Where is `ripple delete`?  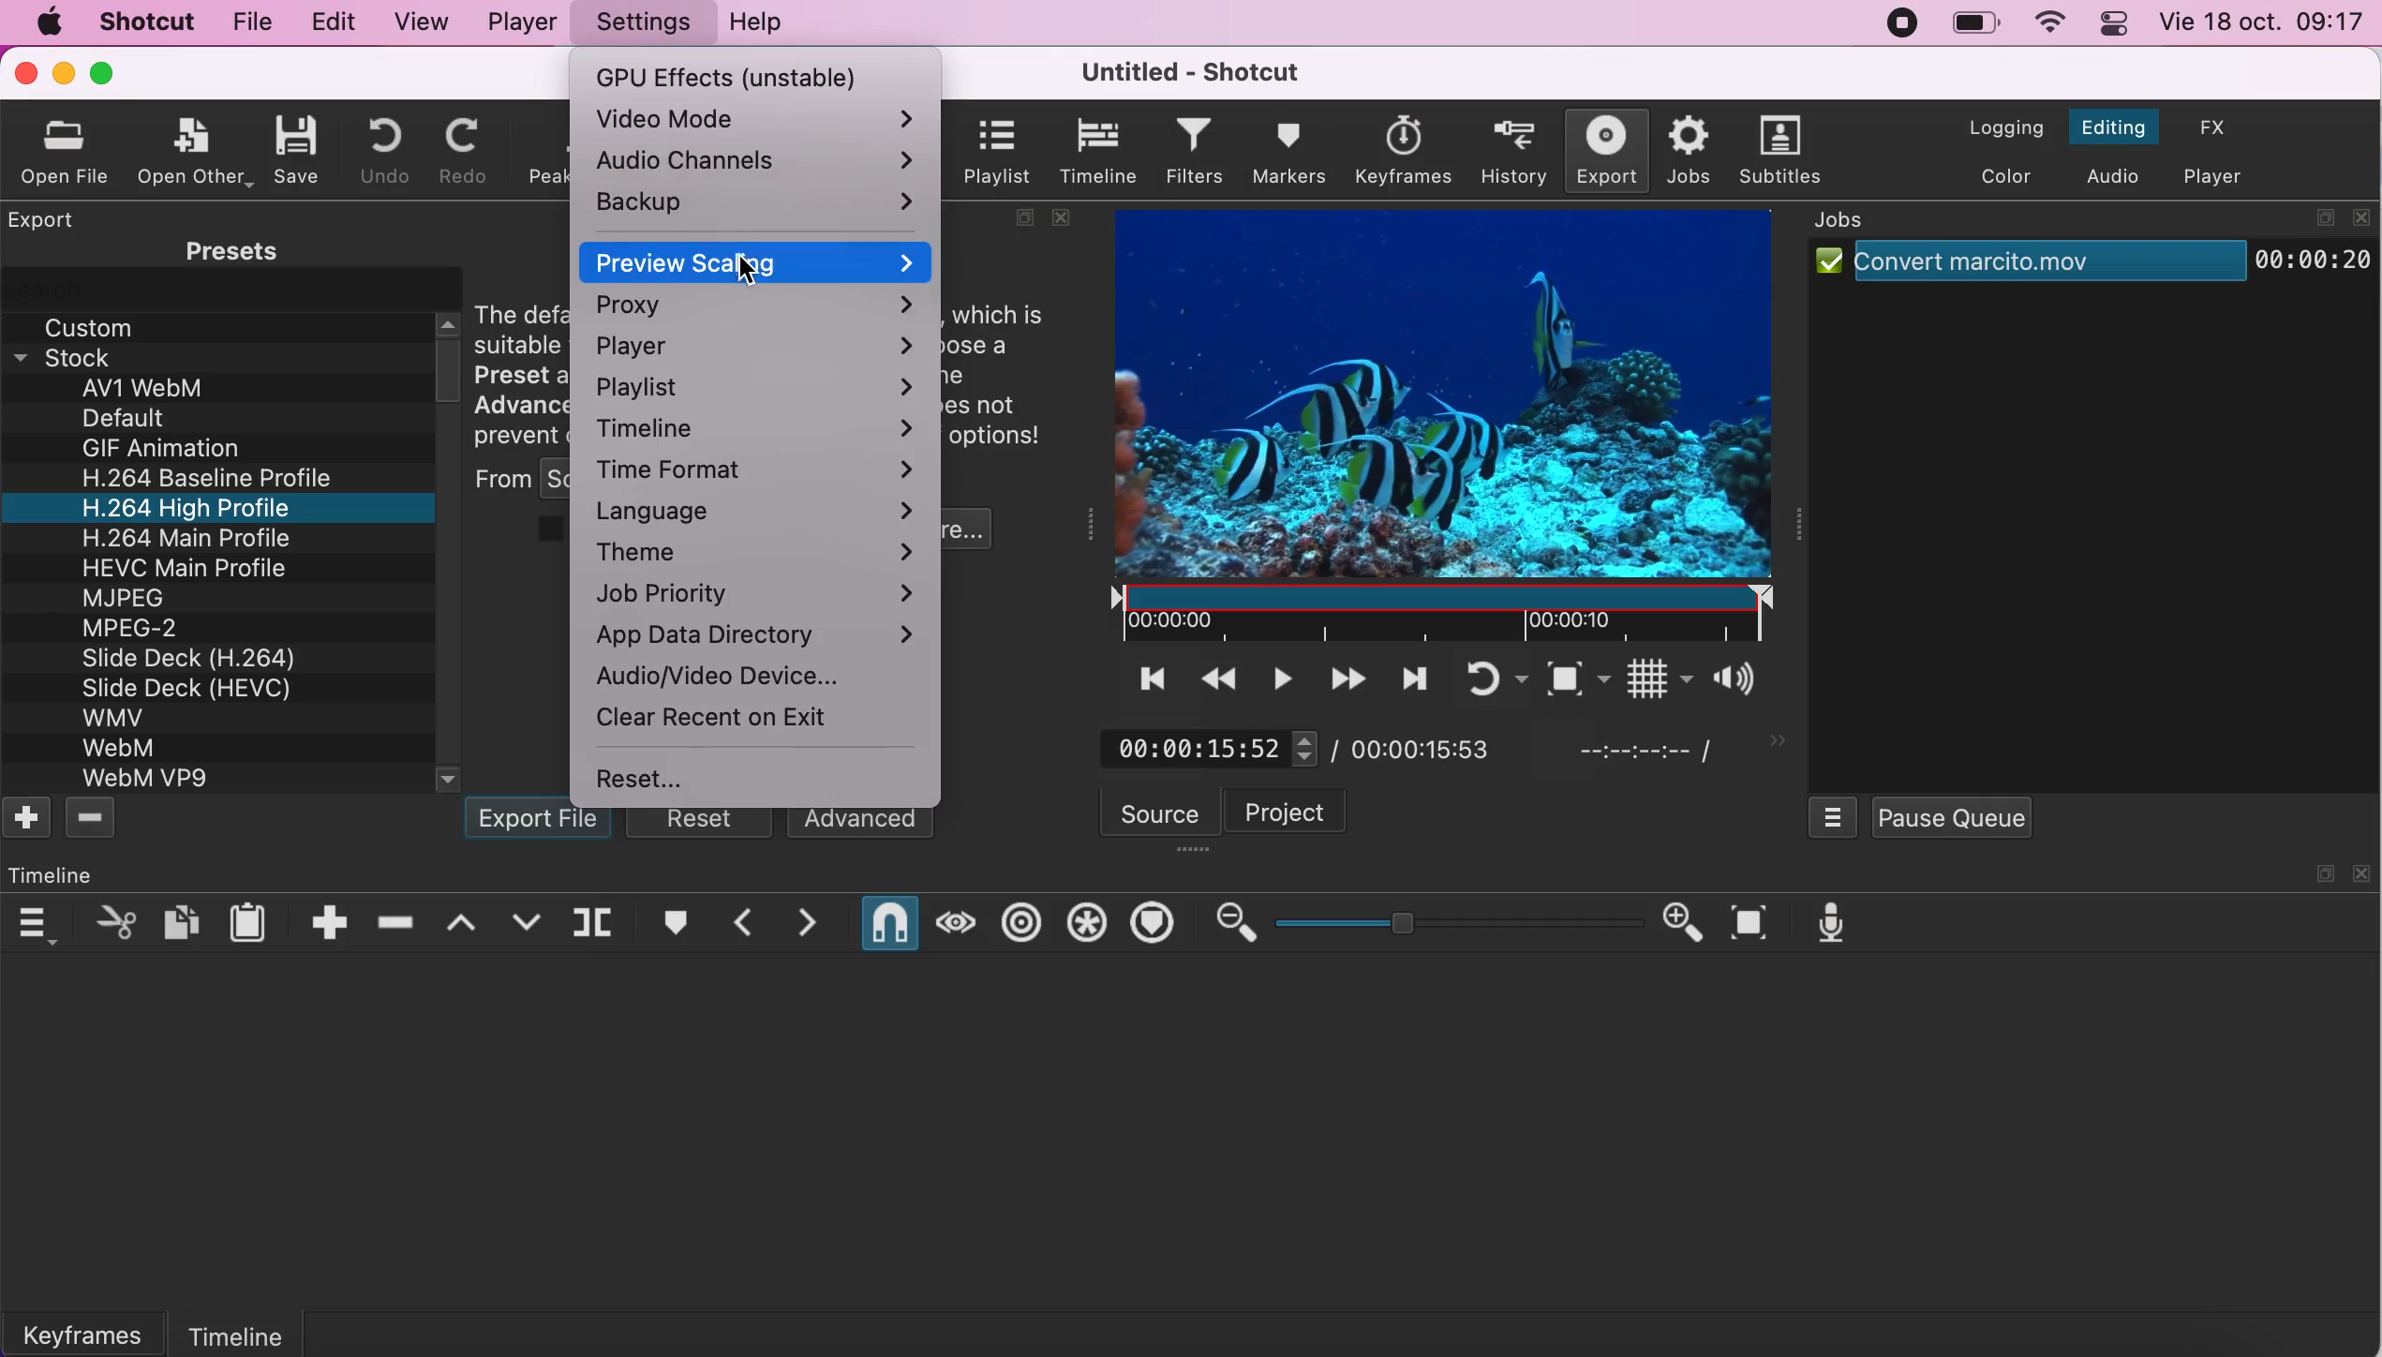
ripple delete is located at coordinates (399, 921).